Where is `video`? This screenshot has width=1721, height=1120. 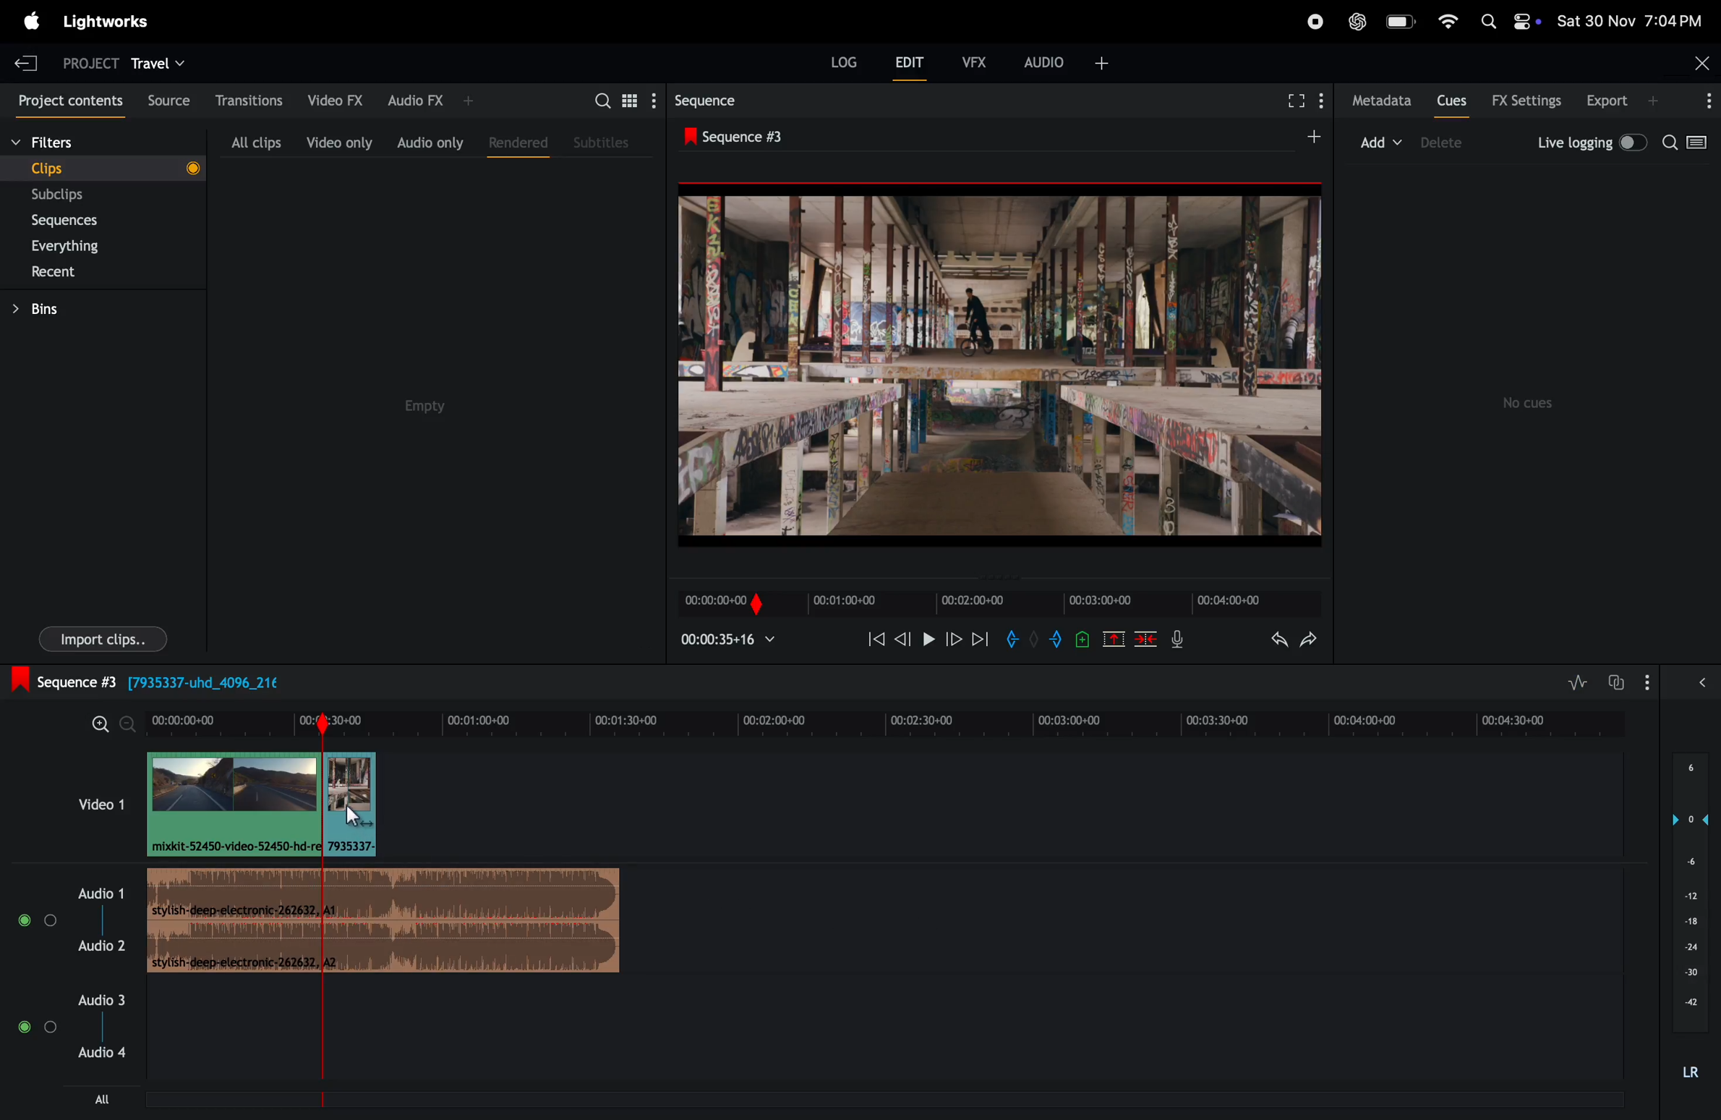
video is located at coordinates (87, 803).